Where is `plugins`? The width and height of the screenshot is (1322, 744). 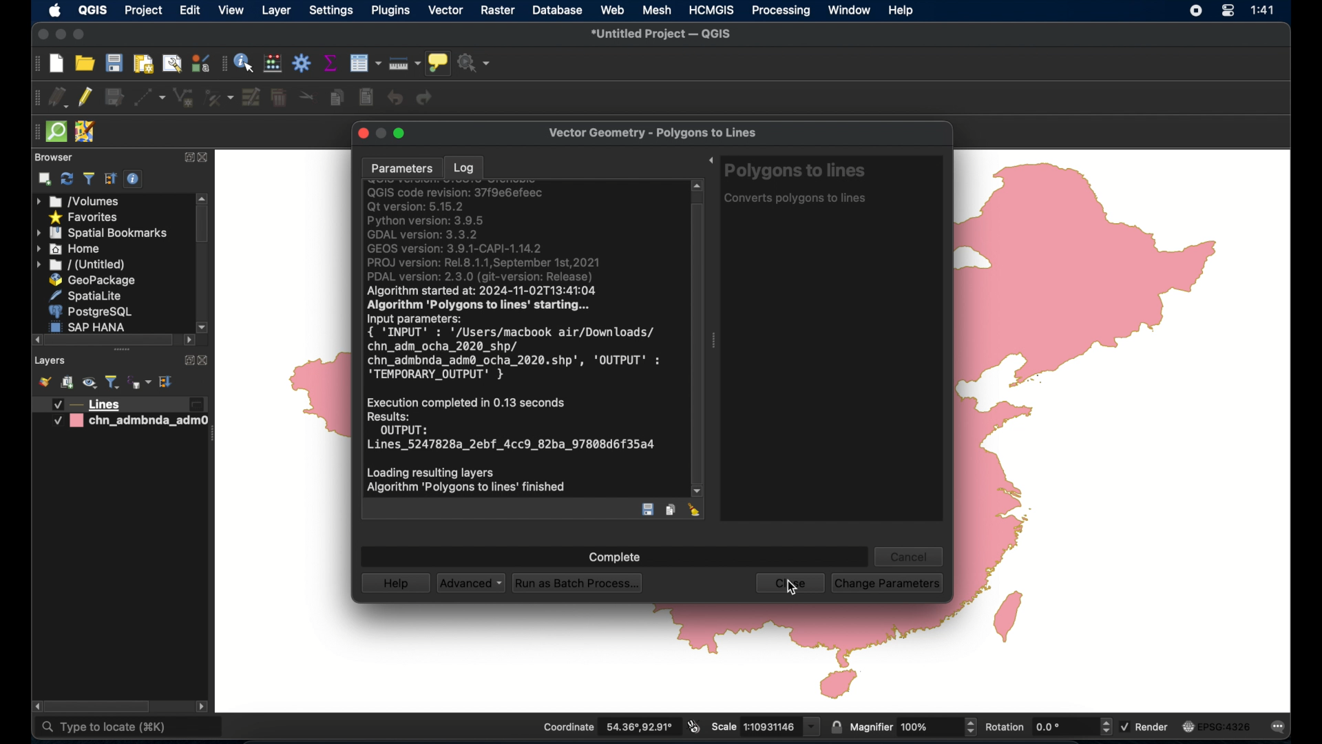
plugins is located at coordinates (389, 10).